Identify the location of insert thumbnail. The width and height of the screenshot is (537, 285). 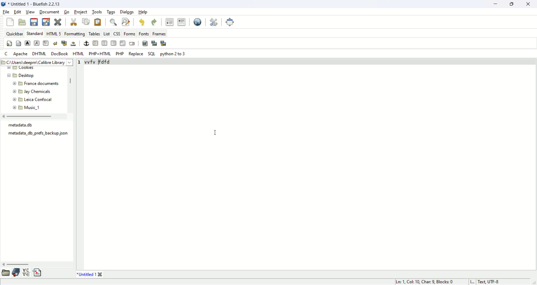
(154, 44).